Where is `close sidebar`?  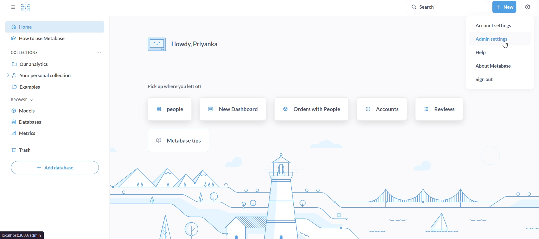
close sidebar is located at coordinates (13, 7).